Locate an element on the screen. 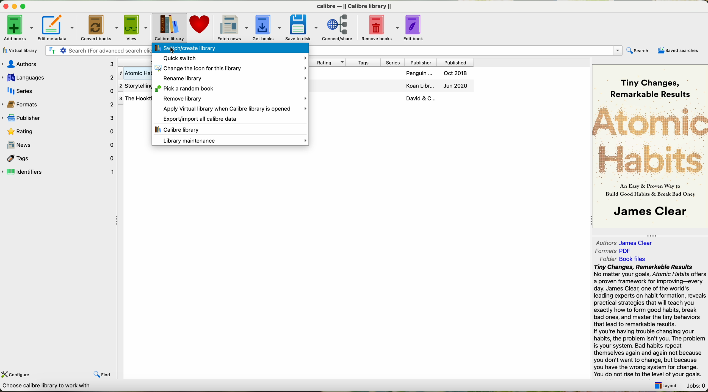 The image size is (708, 392). tags is located at coordinates (362, 62).